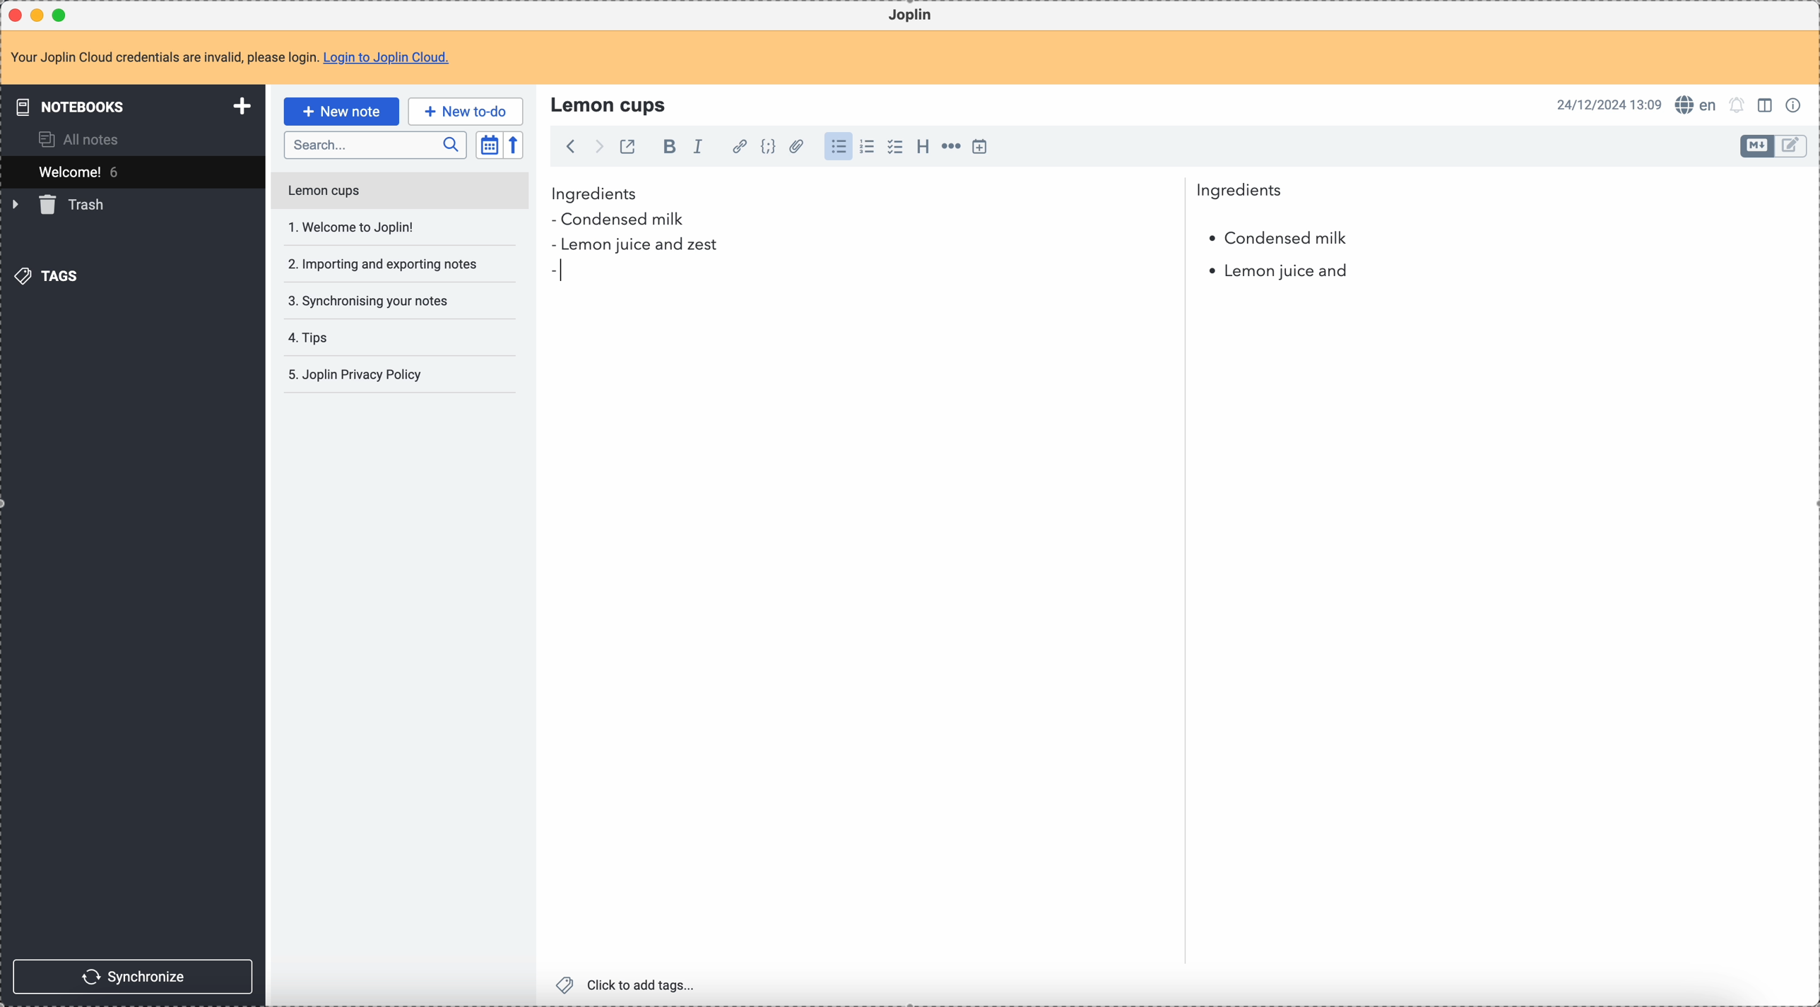 The image size is (1820, 1007). What do you see at coordinates (17, 16) in the screenshot?
I see `close` at bounding box center [17, 16].